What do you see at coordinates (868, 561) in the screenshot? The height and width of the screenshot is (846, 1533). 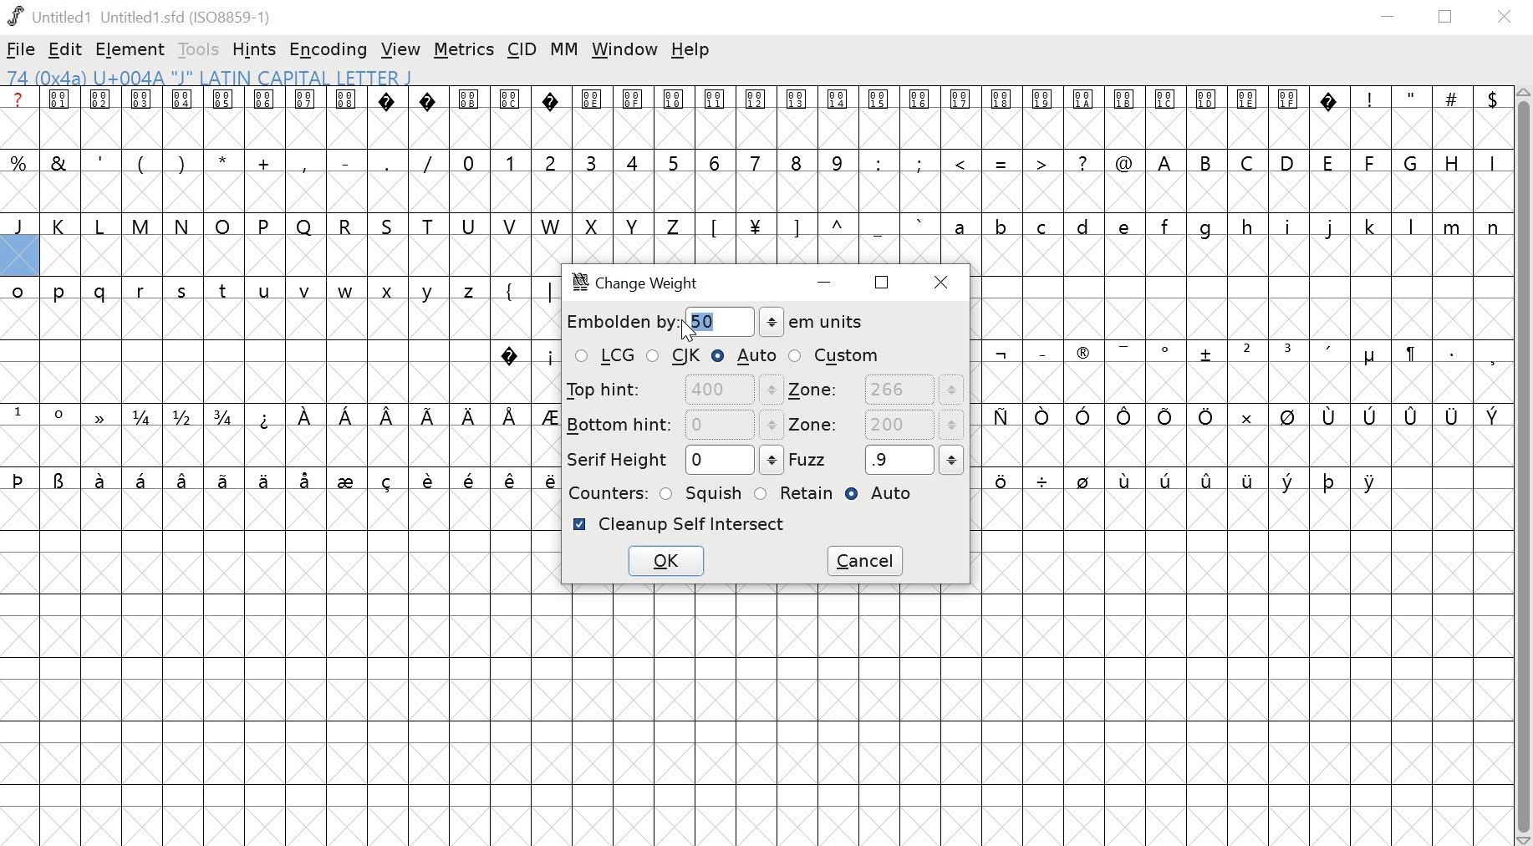 I see `CANCEL` at bounding box center [868, 561].